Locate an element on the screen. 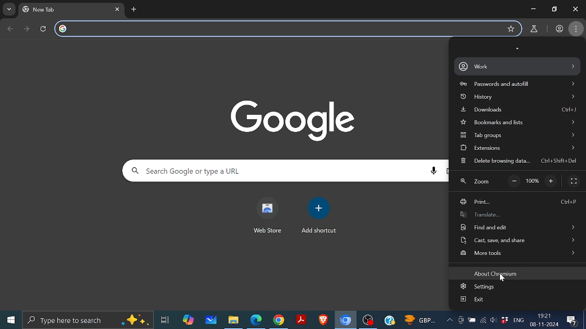 The image size is (586, 329). Cast save and share is located at coordinates (517, 239).